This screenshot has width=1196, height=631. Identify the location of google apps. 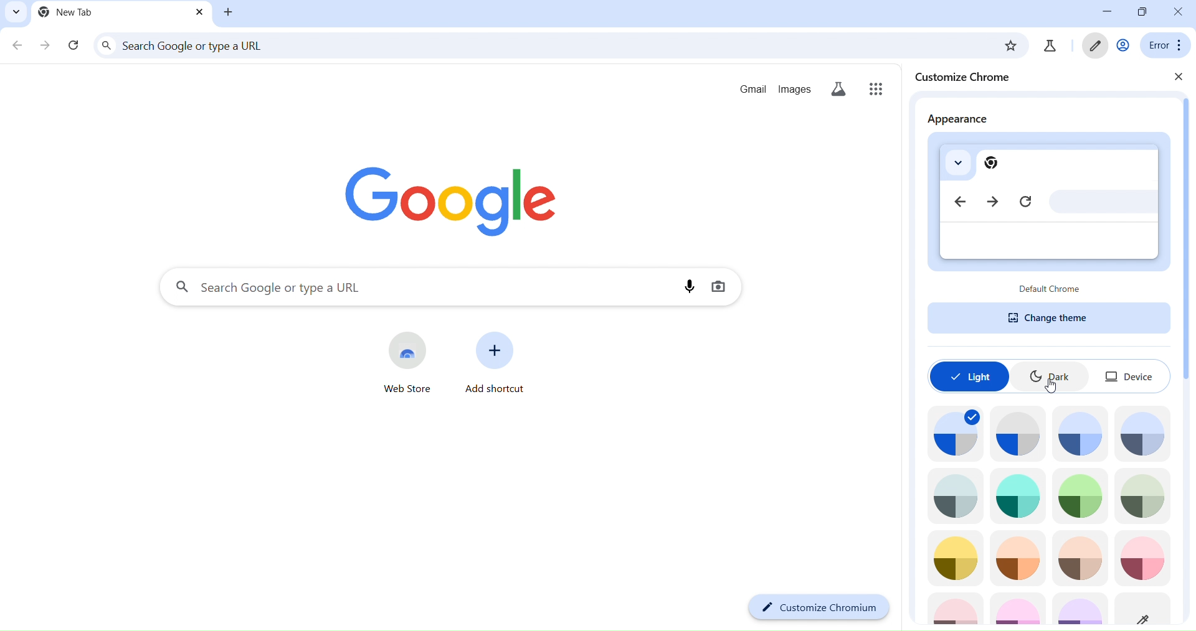
(878, 88).